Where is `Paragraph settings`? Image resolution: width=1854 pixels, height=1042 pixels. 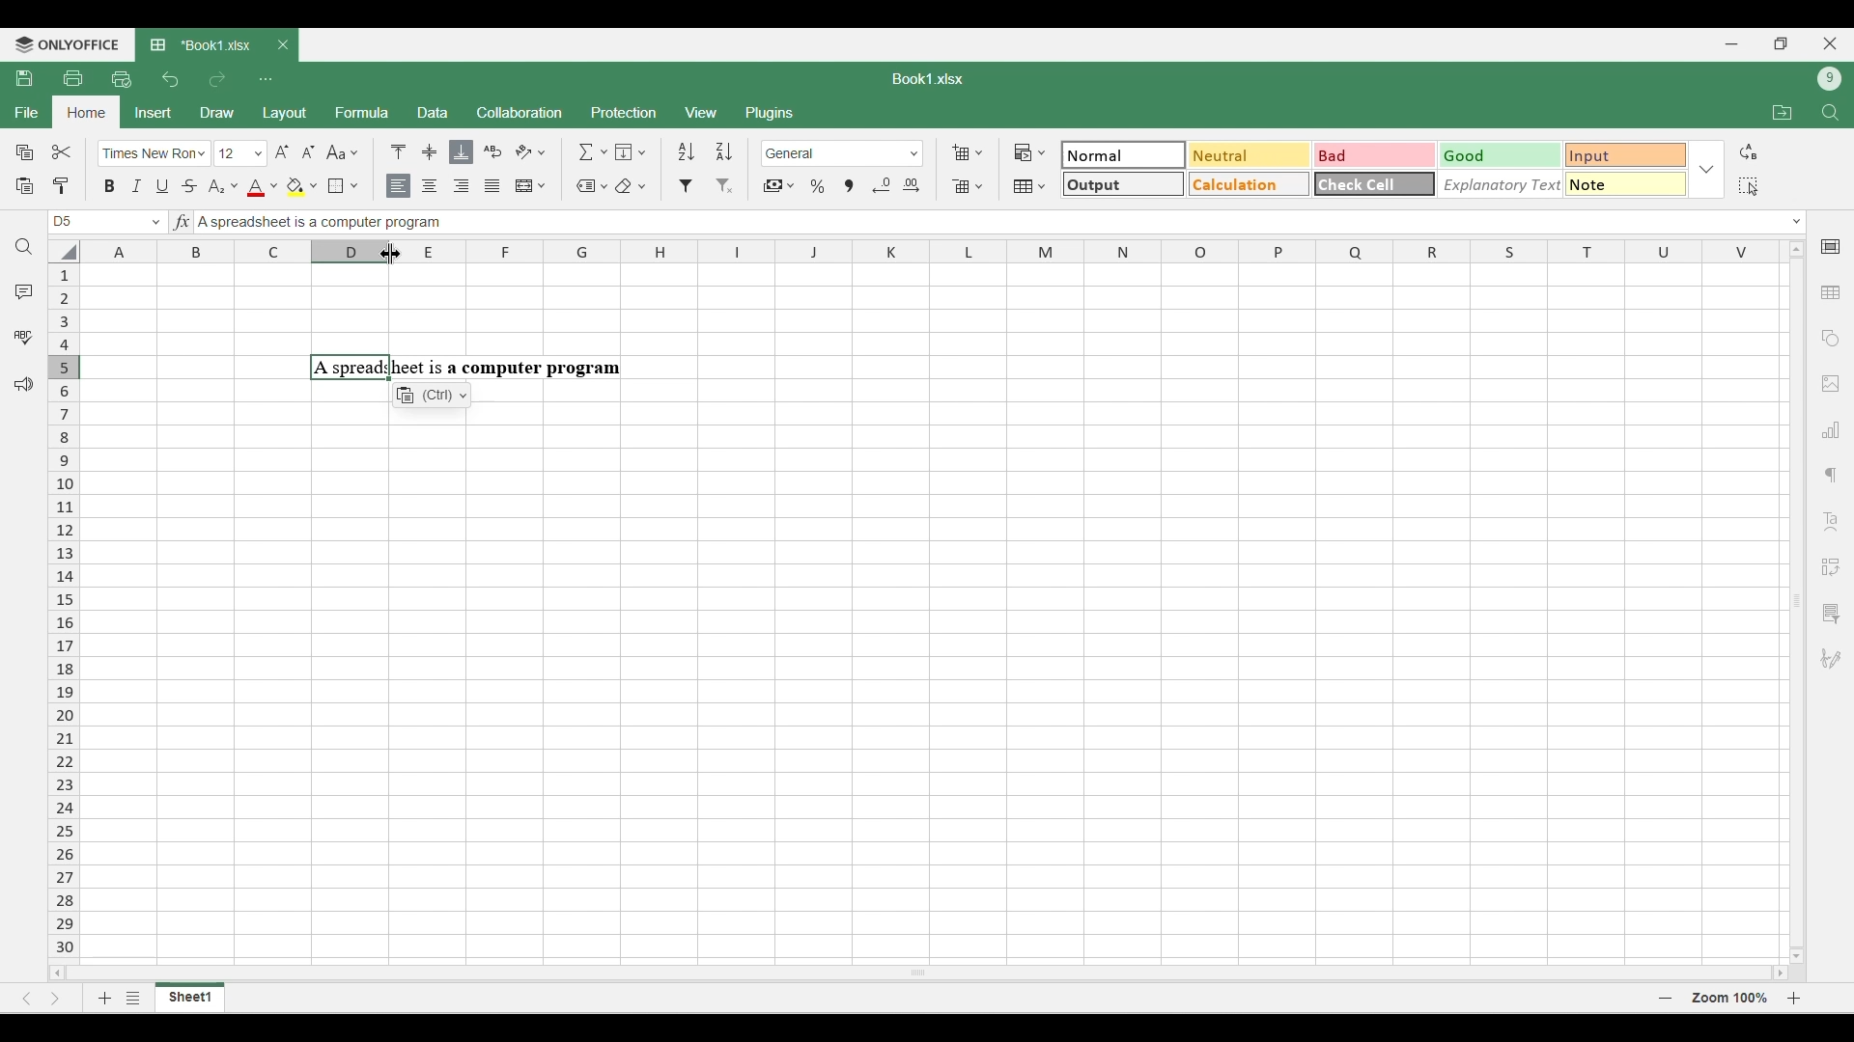 Paragraph settings is located at coordinates (1831, 476).